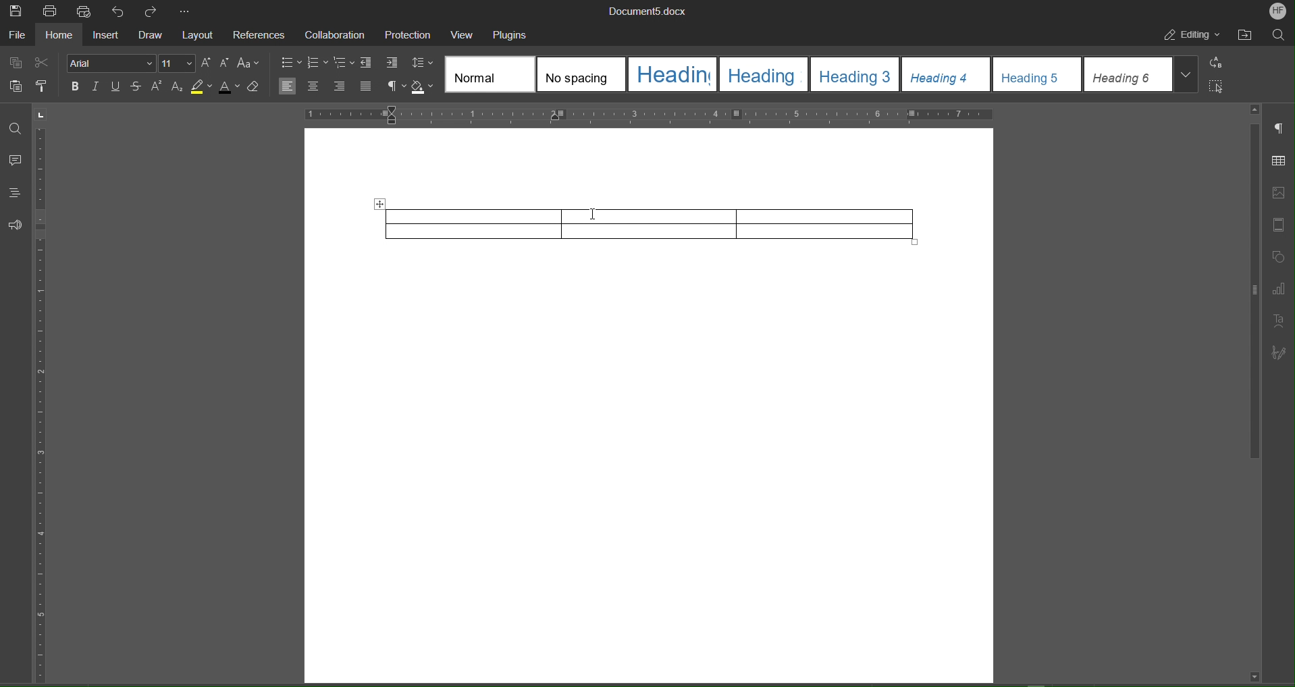 This screenshot has width=1295, height=687. Describe the element at coordinates (490, 74) in the screenshot. I see `Normal` at that location.